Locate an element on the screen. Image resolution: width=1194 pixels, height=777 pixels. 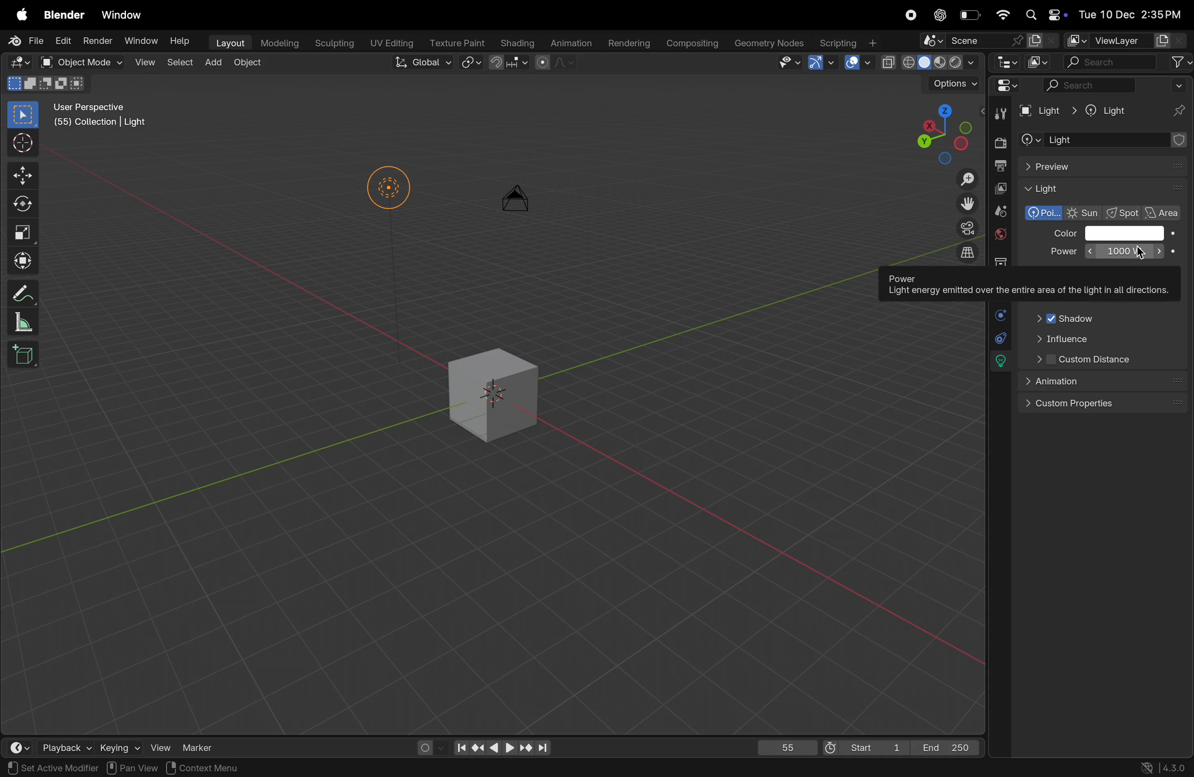
playback is located at coordinates (67, 747).